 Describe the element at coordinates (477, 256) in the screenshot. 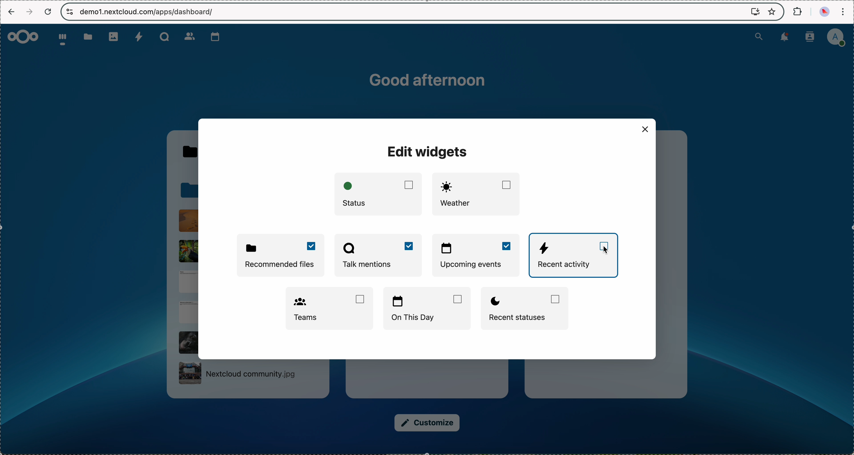

I see `enable upcoming events` at that location.